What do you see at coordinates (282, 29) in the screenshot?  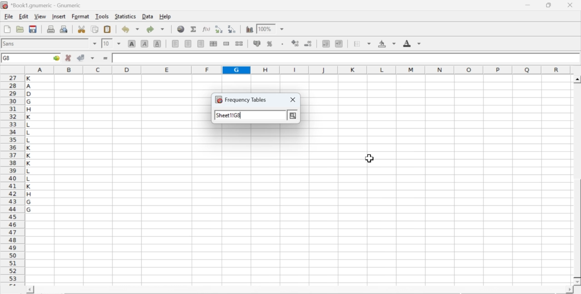 I see `drop down` at bounding box center [282, 29].